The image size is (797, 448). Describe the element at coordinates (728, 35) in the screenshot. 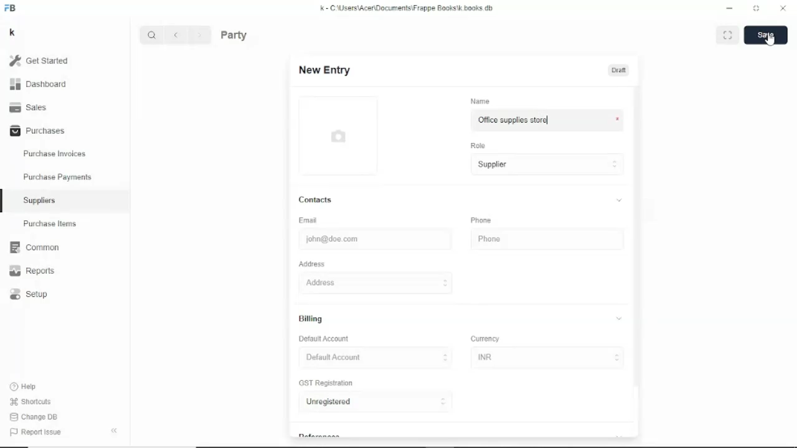

I see `Toggle between form and full width` at that location.